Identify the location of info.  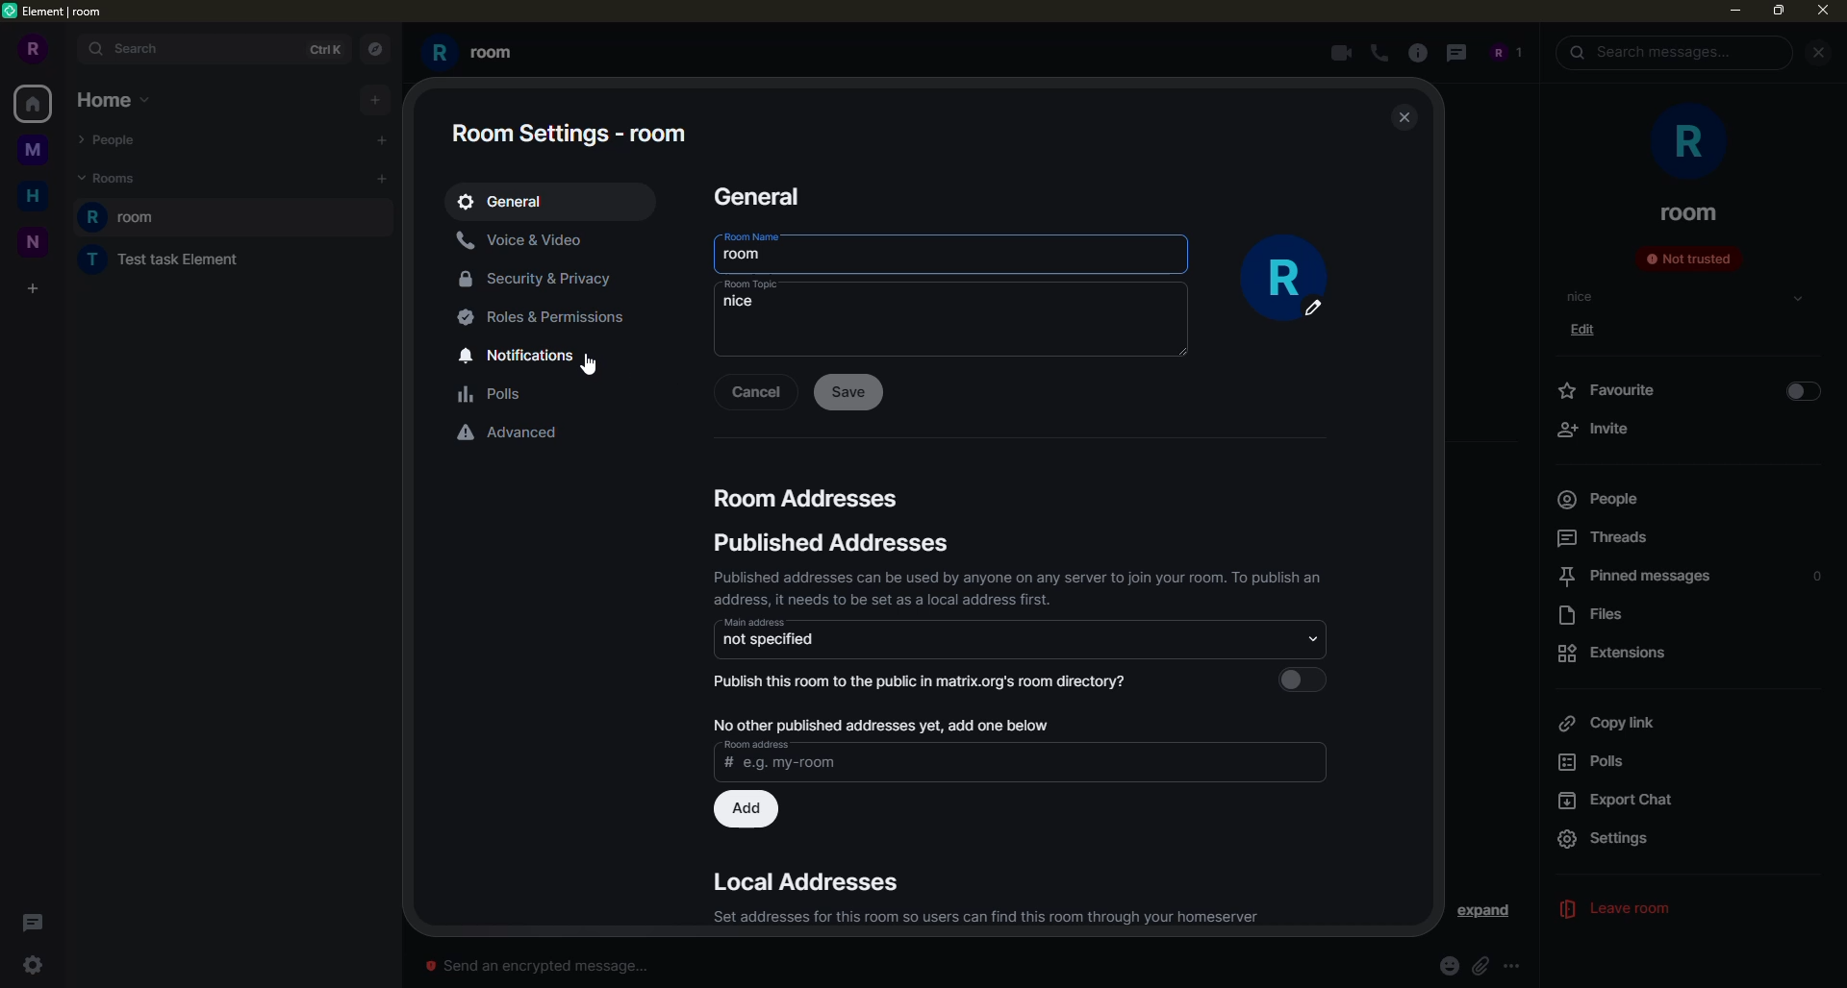
(1022, 587).